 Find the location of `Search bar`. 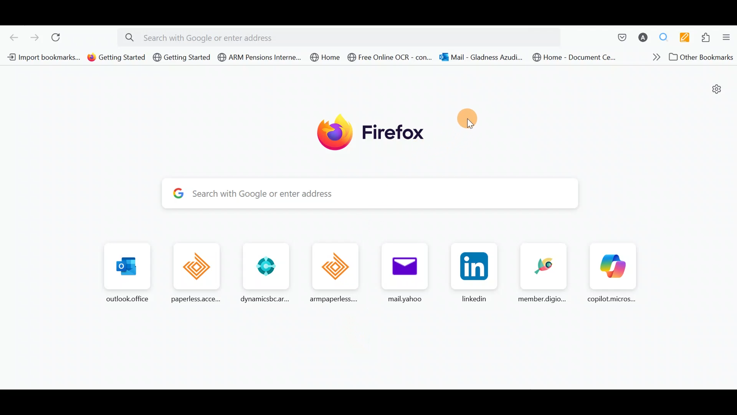

Search bar is located at coordinates (372, 193).